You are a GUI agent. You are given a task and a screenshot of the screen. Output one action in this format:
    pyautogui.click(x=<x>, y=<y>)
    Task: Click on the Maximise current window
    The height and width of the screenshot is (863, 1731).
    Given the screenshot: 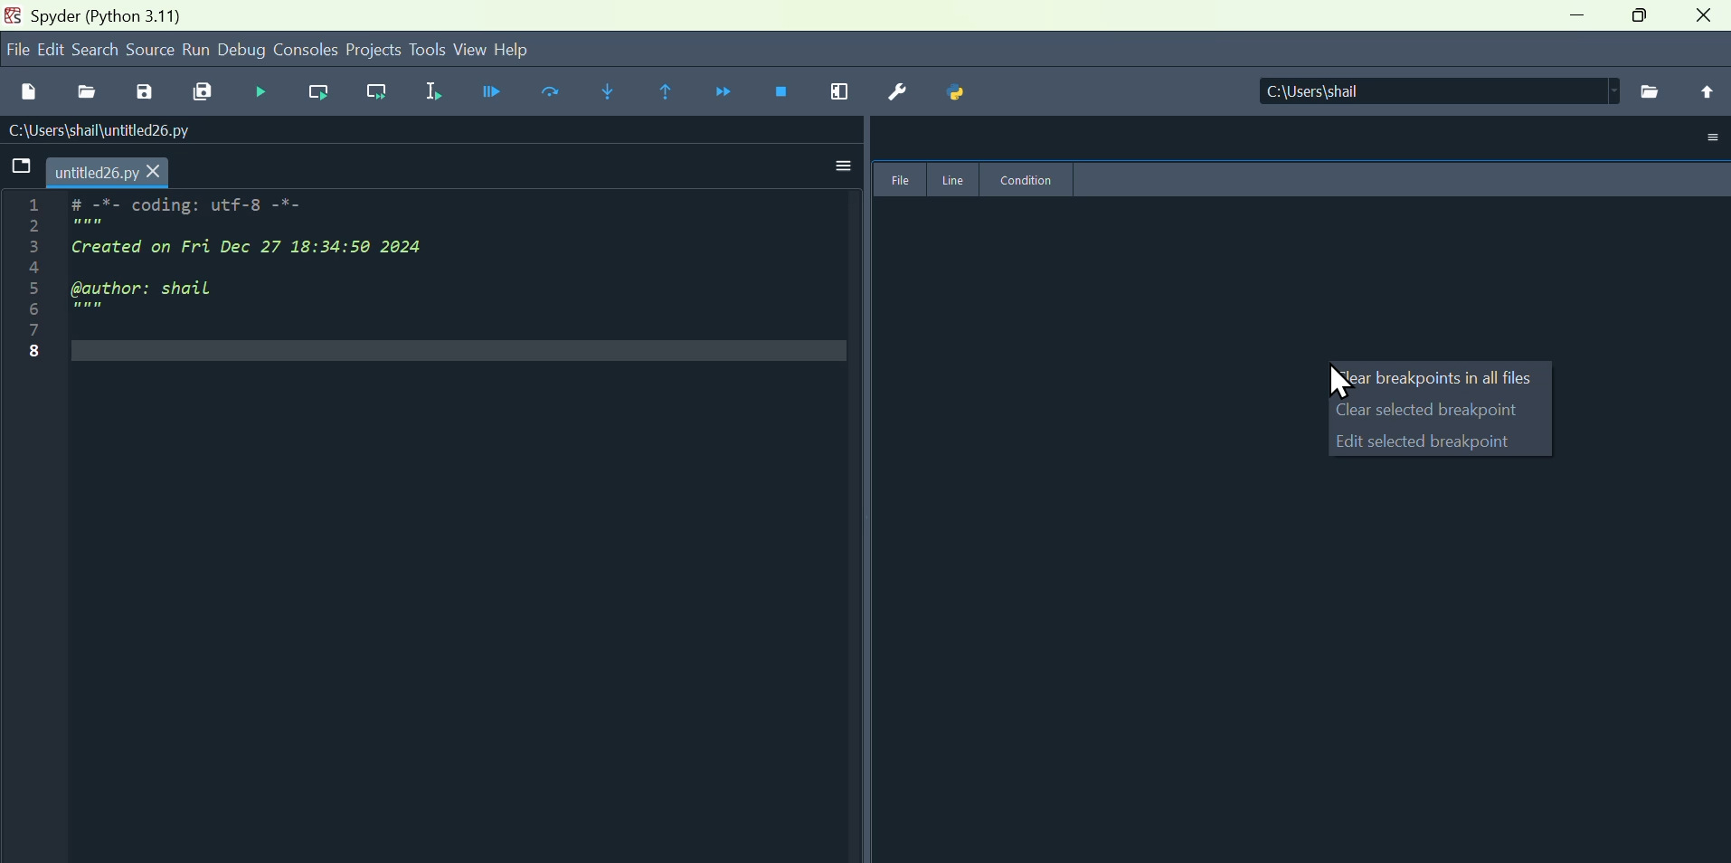 What is the action you would take?
    pyautogui.click(x=849, y=92)
    